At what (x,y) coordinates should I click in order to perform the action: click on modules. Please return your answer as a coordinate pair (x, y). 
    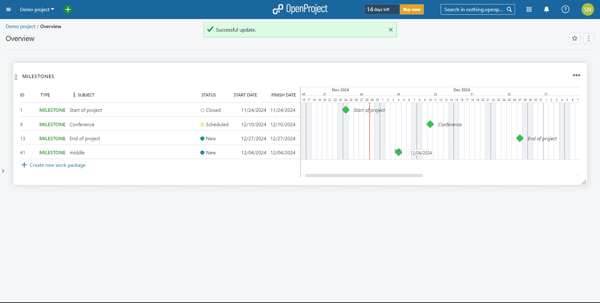
    Looking at the image, I should click on (529, 10).